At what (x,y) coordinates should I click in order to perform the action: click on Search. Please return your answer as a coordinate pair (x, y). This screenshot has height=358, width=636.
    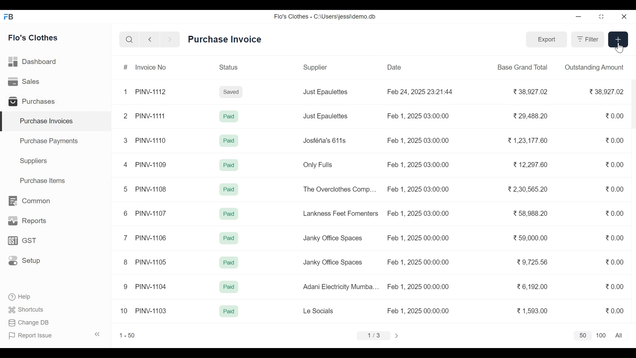
    Looking at the image, I should click on (130, 39).